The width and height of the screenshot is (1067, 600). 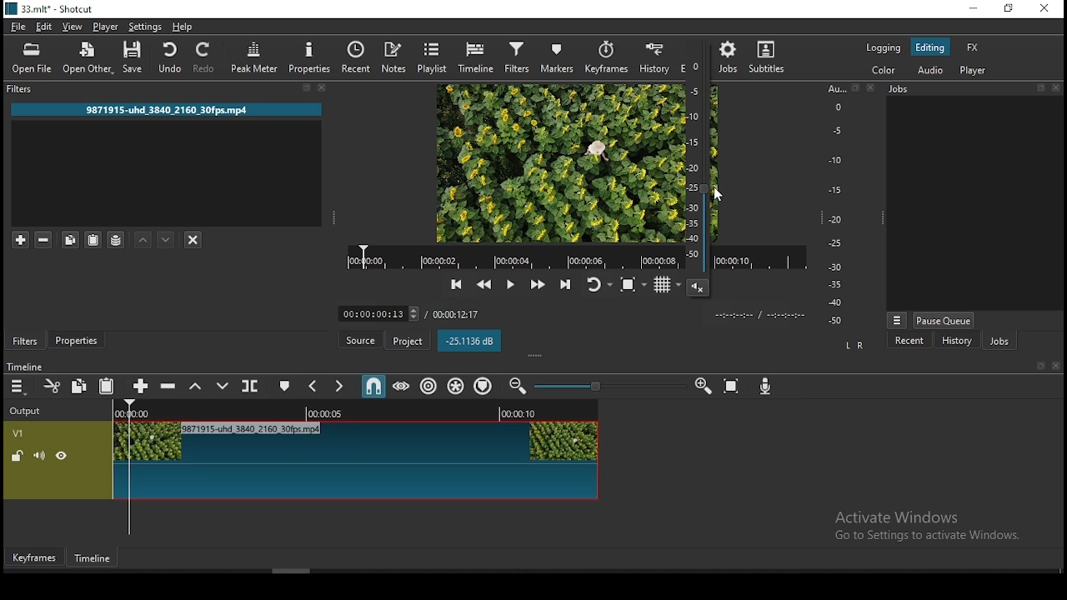 What do you see at coordinates (856, 88) in the screenshot?
I see `bookmark` at bounding box center [856, 88].